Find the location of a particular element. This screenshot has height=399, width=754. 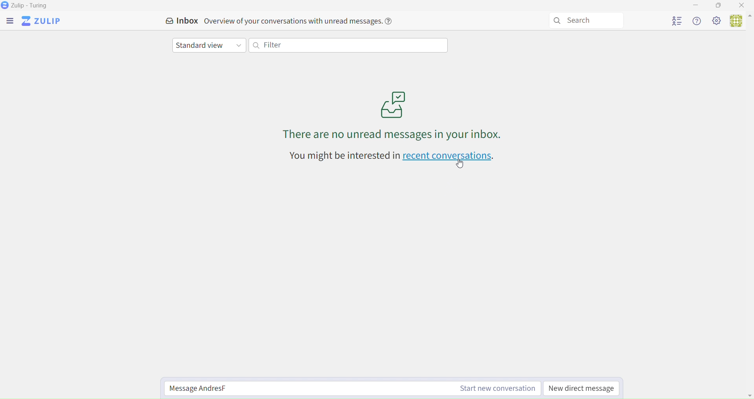

cursor is located at coordinates (465, 164).